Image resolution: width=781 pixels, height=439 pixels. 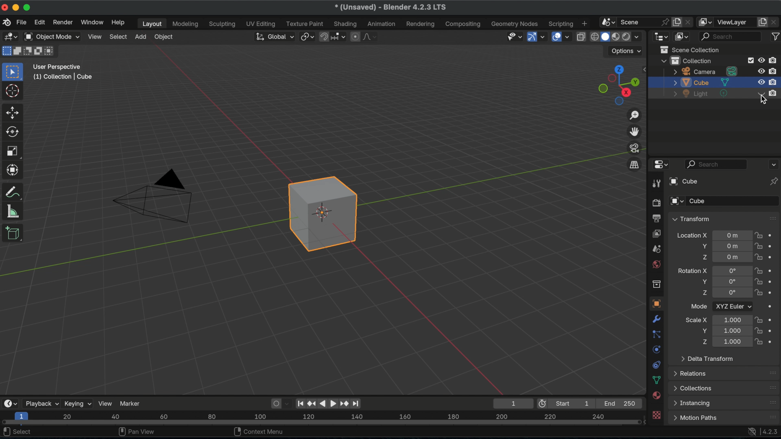 I want to click on add view layer, so click(x=762, y=23).